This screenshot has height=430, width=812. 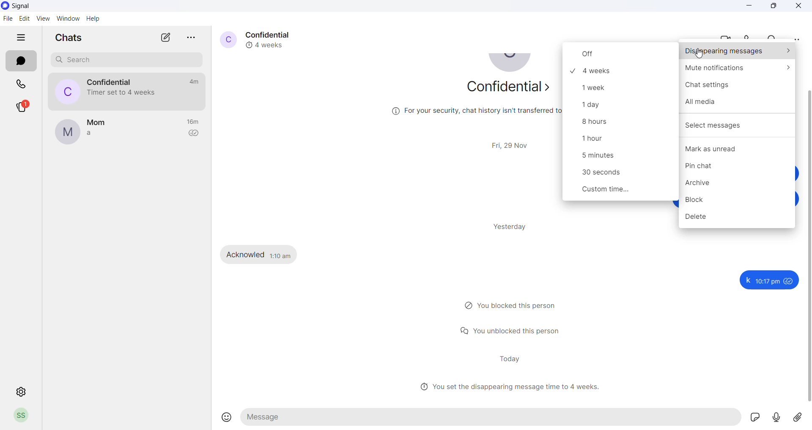 What do you see at coordinates (192, 37) in the screenshot?
I see `more options` at bounding box center [192, 37].